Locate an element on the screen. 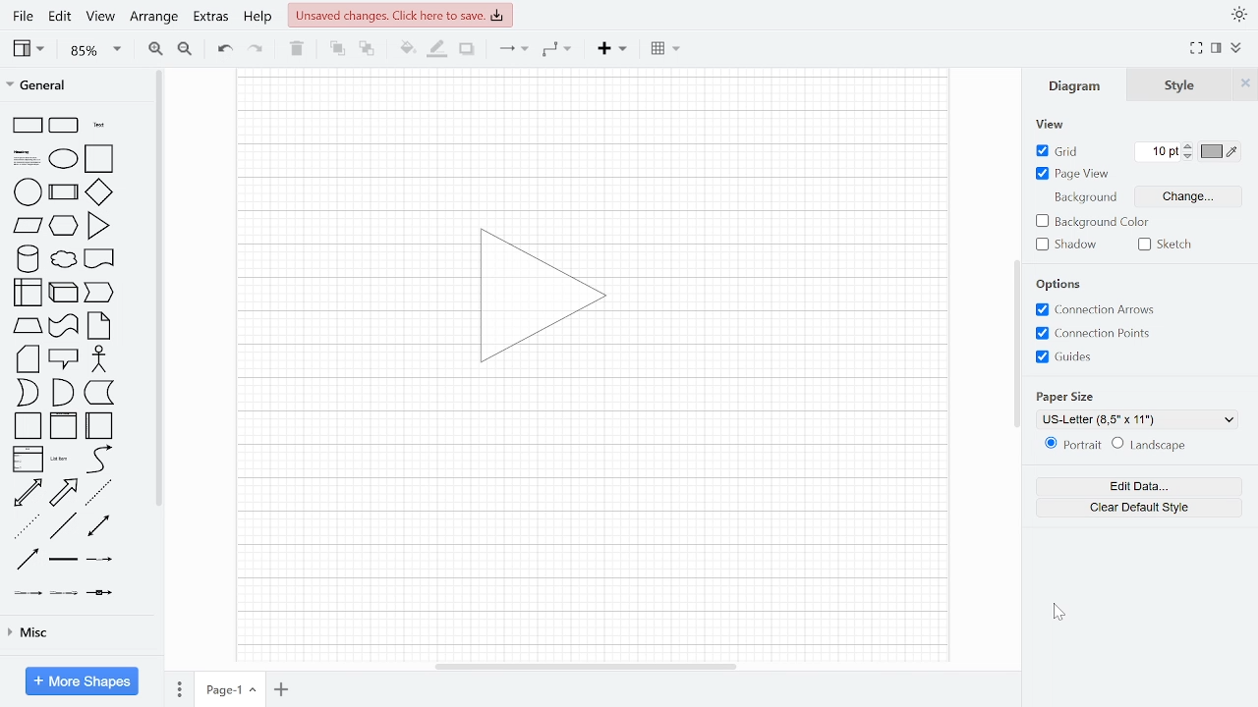 The height and width of the screenshot is (707, 1258). Diamond is located at coordinates (98, 191).